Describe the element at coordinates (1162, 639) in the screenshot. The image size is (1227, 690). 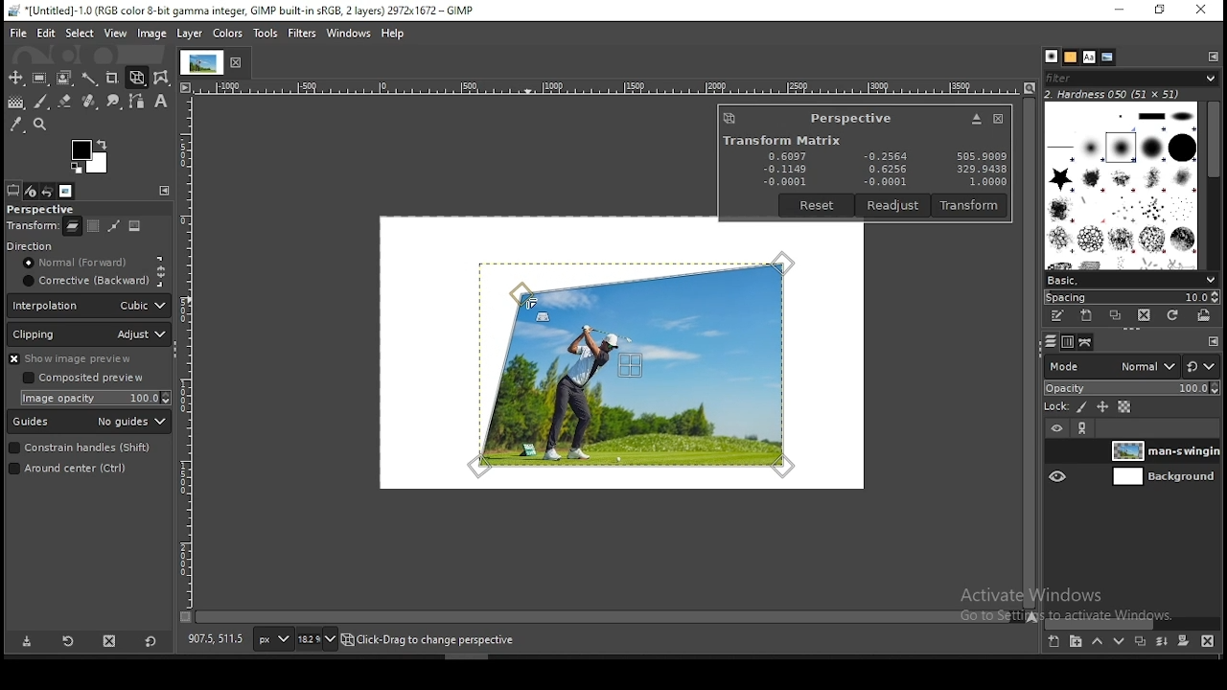
I see `merge layer` at that location.